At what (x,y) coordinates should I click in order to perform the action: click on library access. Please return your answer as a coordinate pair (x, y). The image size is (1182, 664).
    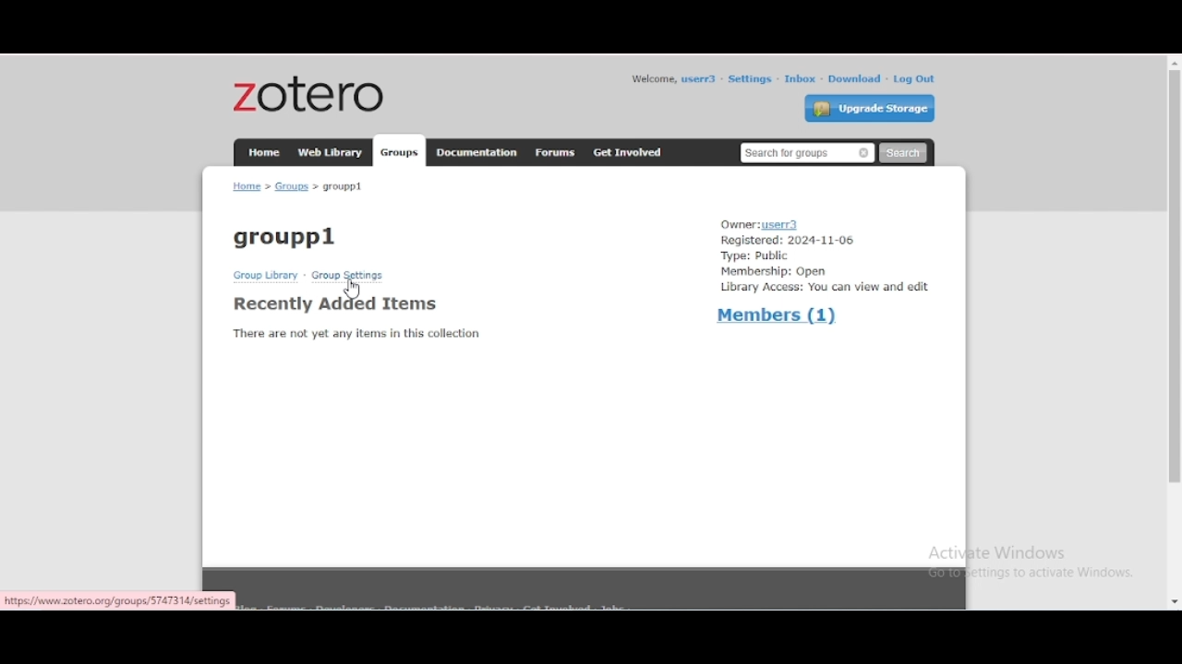
    Looking at the image, I should click on (825, 289).